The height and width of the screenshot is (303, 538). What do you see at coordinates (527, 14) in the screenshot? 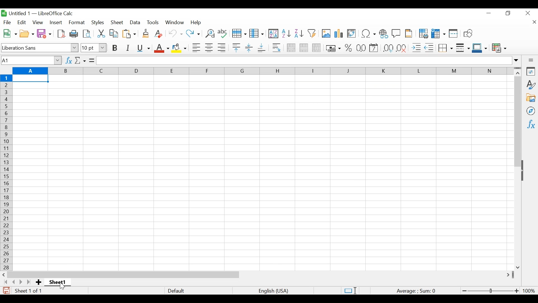
I see `Close` at bounding box center [527, 14].